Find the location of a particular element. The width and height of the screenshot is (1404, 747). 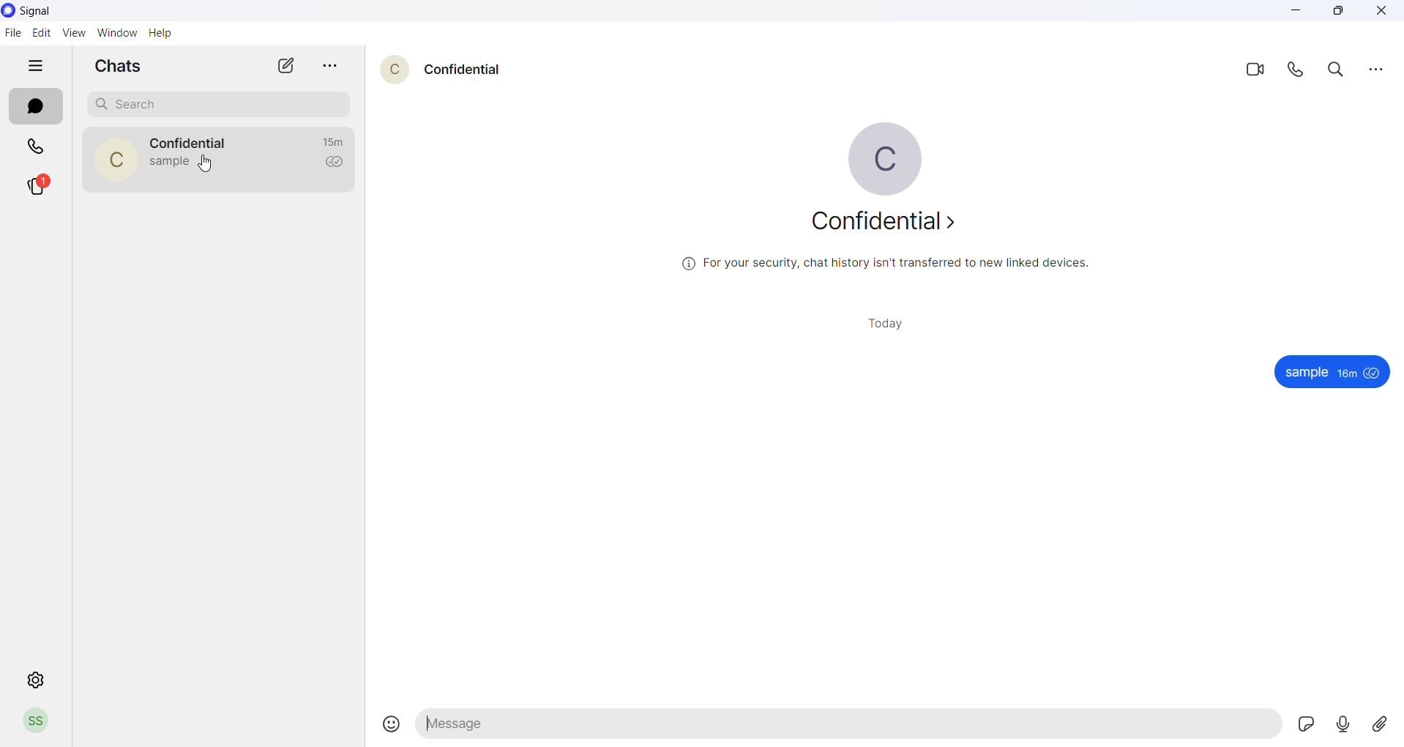

18m is located at coordinates (1345, 373).